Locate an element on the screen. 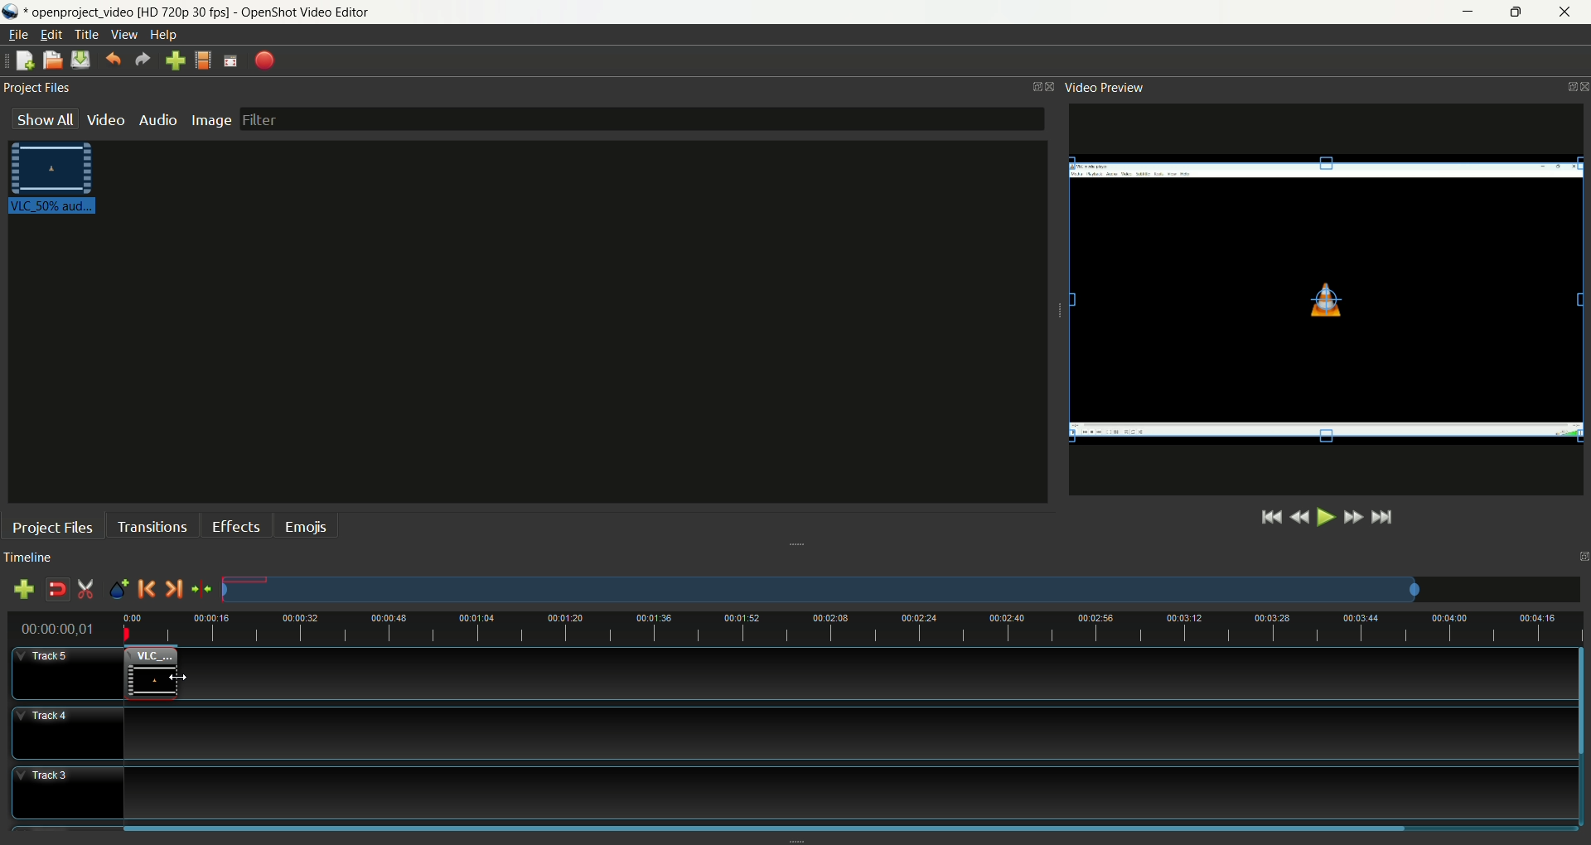 Image resolution: width=1591 pixels, height=845 pixels. cursor is located at coordinates (177, 676).